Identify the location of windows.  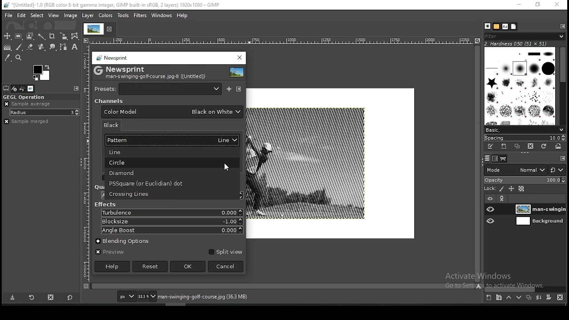
(162, 16).